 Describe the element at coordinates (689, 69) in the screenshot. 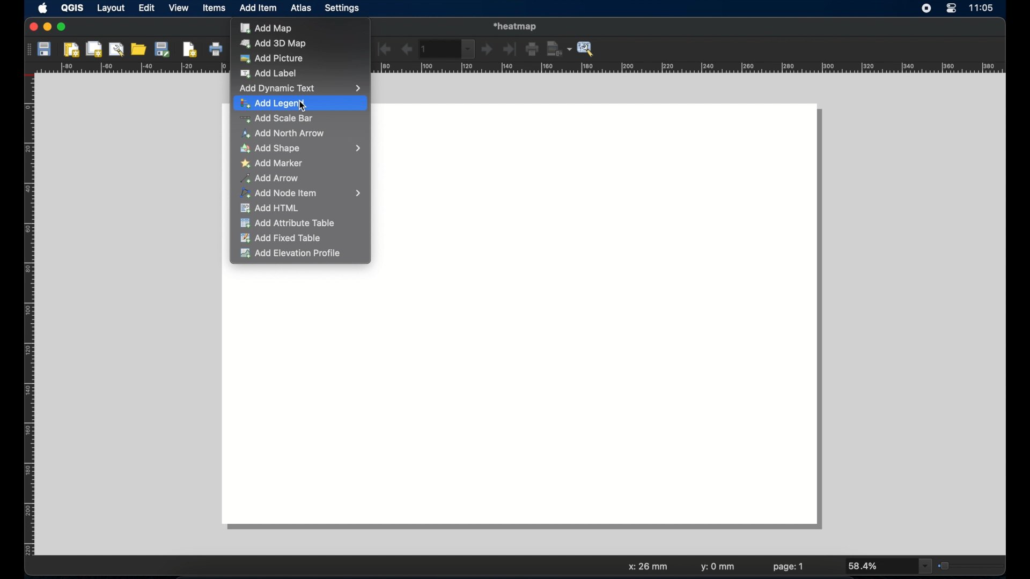

I see `margin` at that location.